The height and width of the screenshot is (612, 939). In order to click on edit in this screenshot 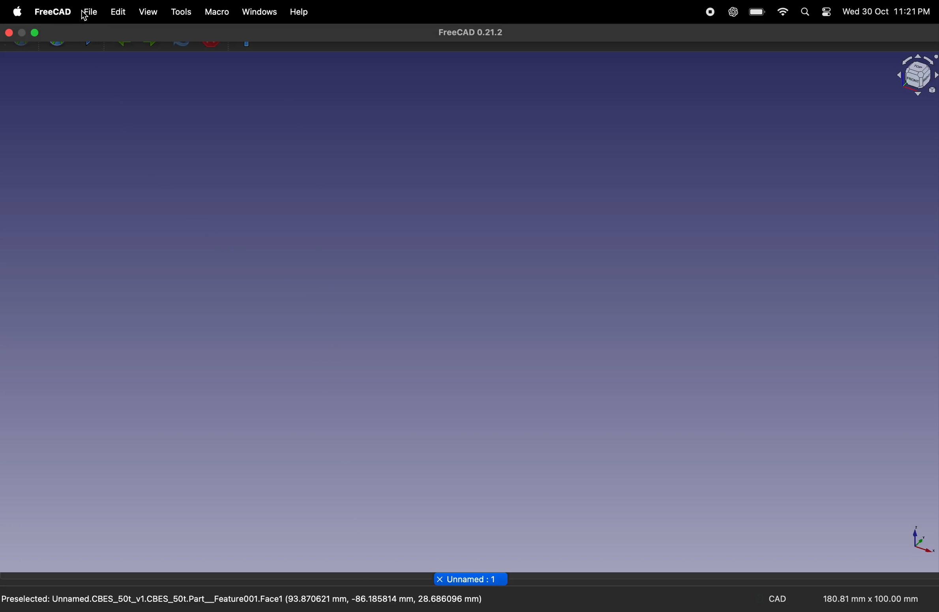, I will do `click(121, 14)`.